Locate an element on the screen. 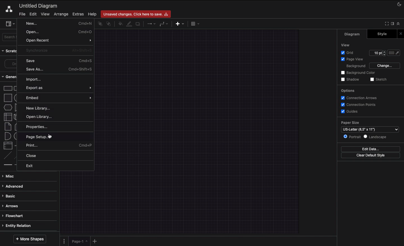 The height and width of the screenshot is (246, 404). Waypoints is located at coordinates (164, 24).